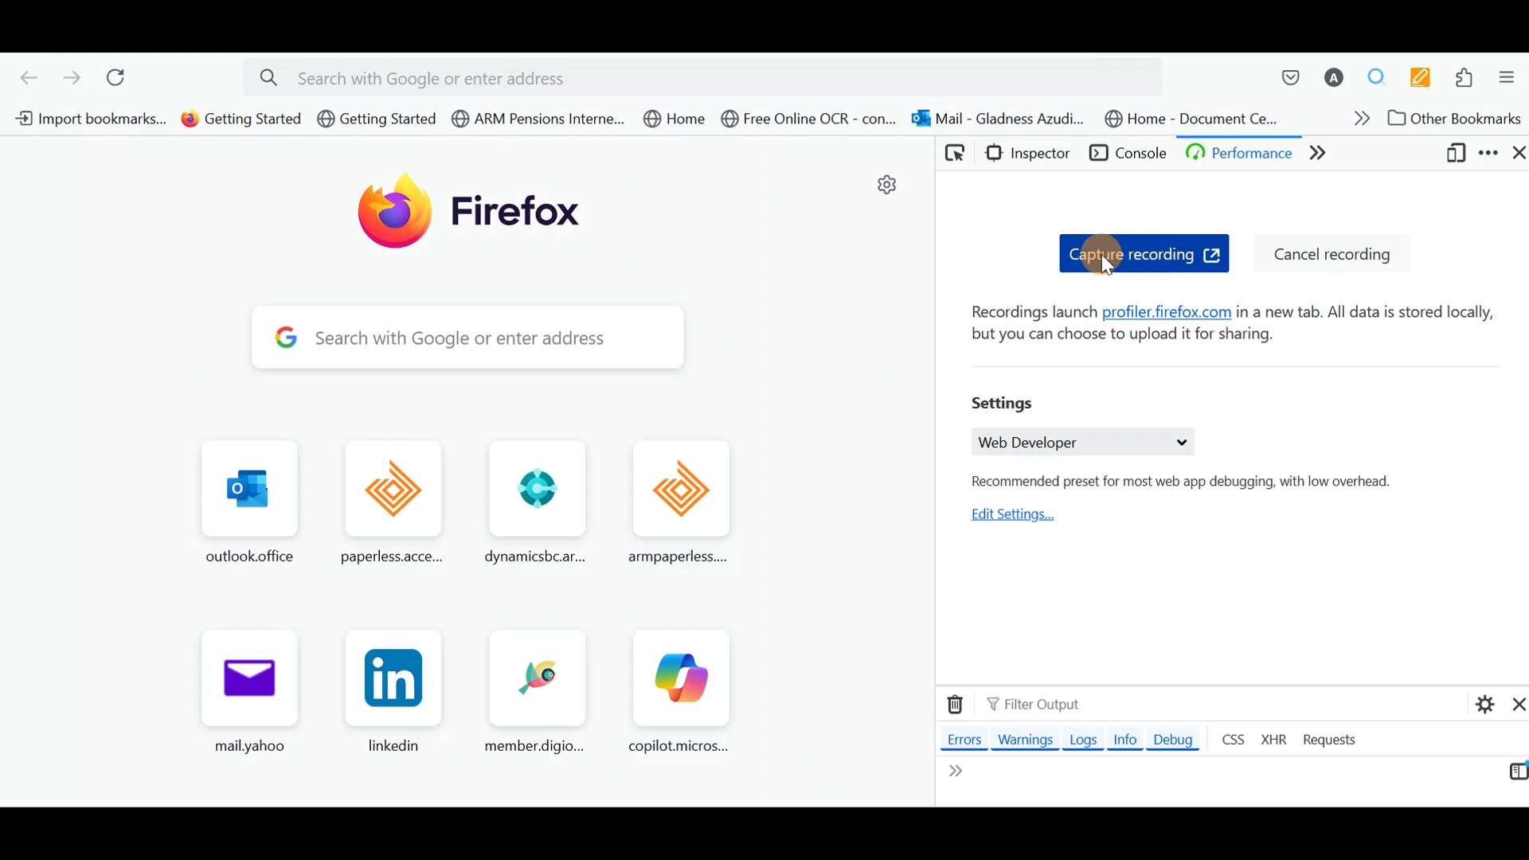 The image size is (1529, 860). What do you see at coordinates (1356, 122) in the screenshot?
I see `Show more bookmarks` at bounding box center [1356, 122].